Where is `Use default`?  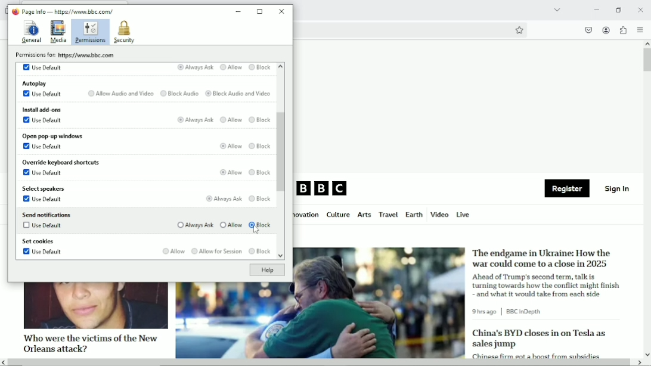 Use default is located at coordinates (44, 200).